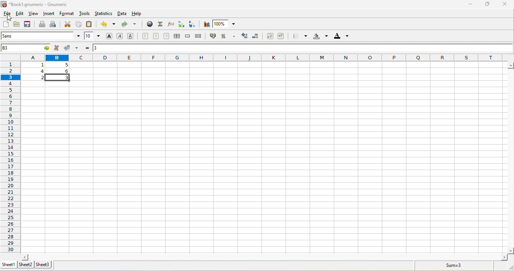  What do you see at coordinates (157, 36) in the screenshot?
I see `center` at bounding box center [157, 36].